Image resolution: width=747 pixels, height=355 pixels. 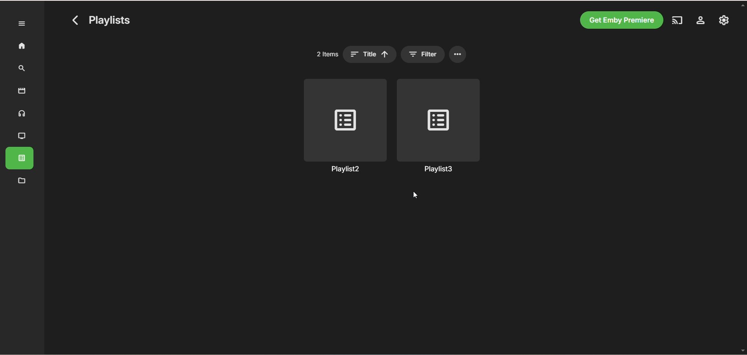 I want to click on music, so click(x=22, y=115).